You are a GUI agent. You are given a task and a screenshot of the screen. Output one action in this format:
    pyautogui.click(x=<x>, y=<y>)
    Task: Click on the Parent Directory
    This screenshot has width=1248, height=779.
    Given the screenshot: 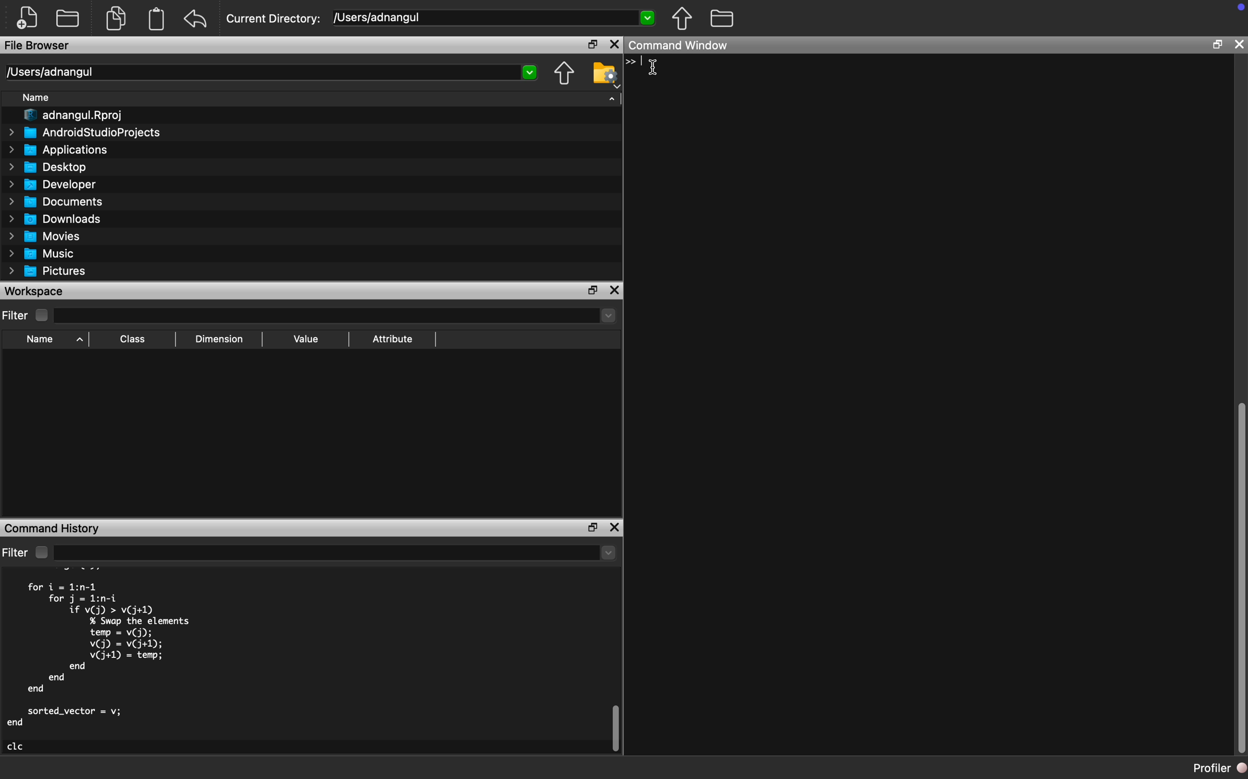 What is the action you would take?
    pyautogui.click(x=682, y=19)
    